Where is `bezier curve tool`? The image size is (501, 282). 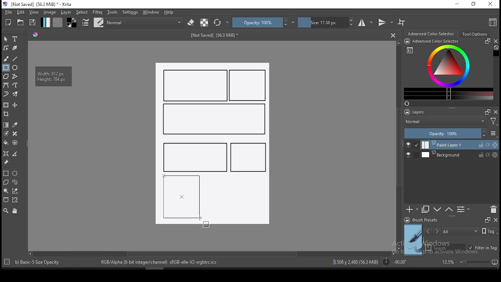 bezier curve tool is located at coordinates (5, 86).